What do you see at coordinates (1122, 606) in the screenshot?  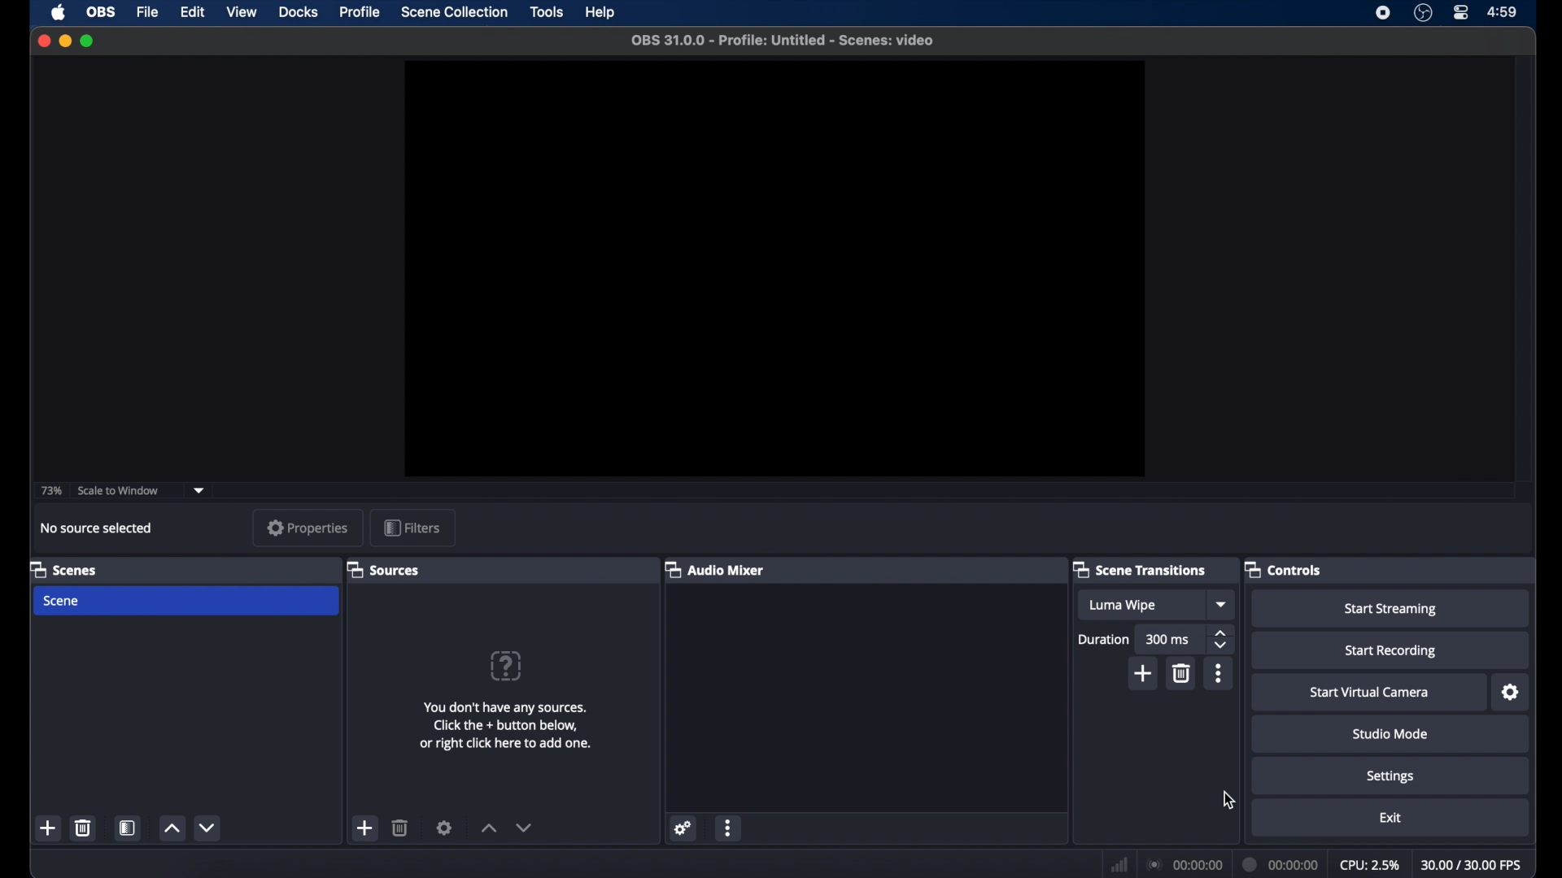 I see `luma wipe` at bounding box center [1122, 606].